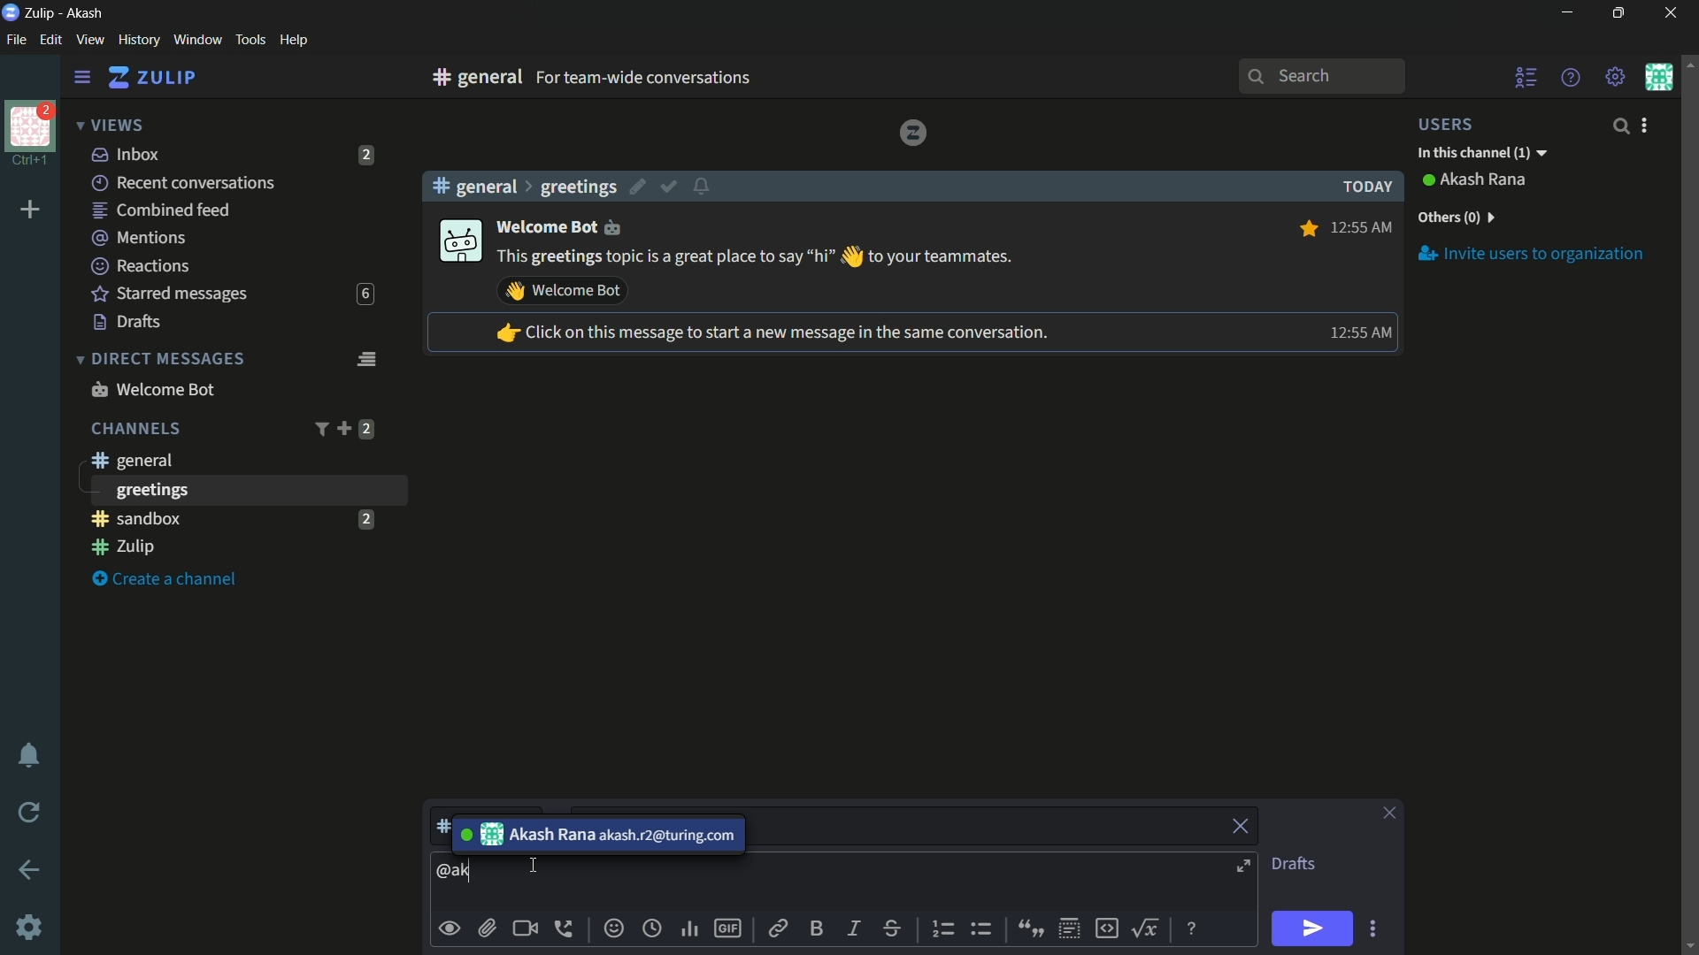  What do you see at coordinates (980, 927) in the screenshot?
I see `underordered list` at bounding box center [980, 927].